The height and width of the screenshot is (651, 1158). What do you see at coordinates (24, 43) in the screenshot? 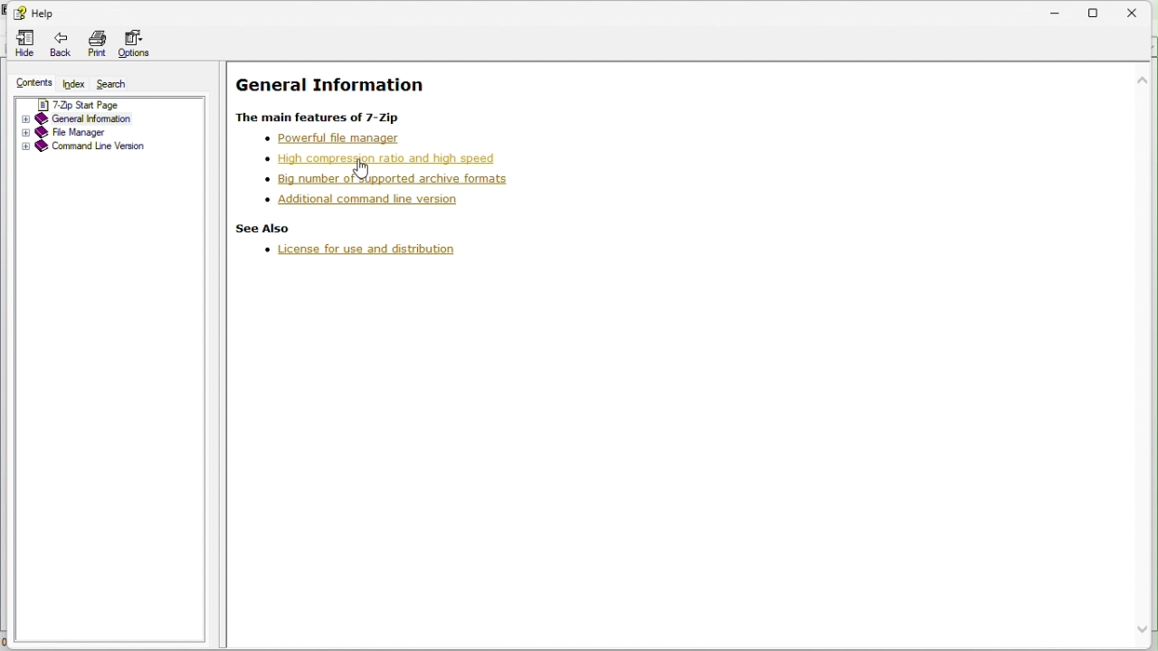
I see `Hide` at bounding box center [24, 43].